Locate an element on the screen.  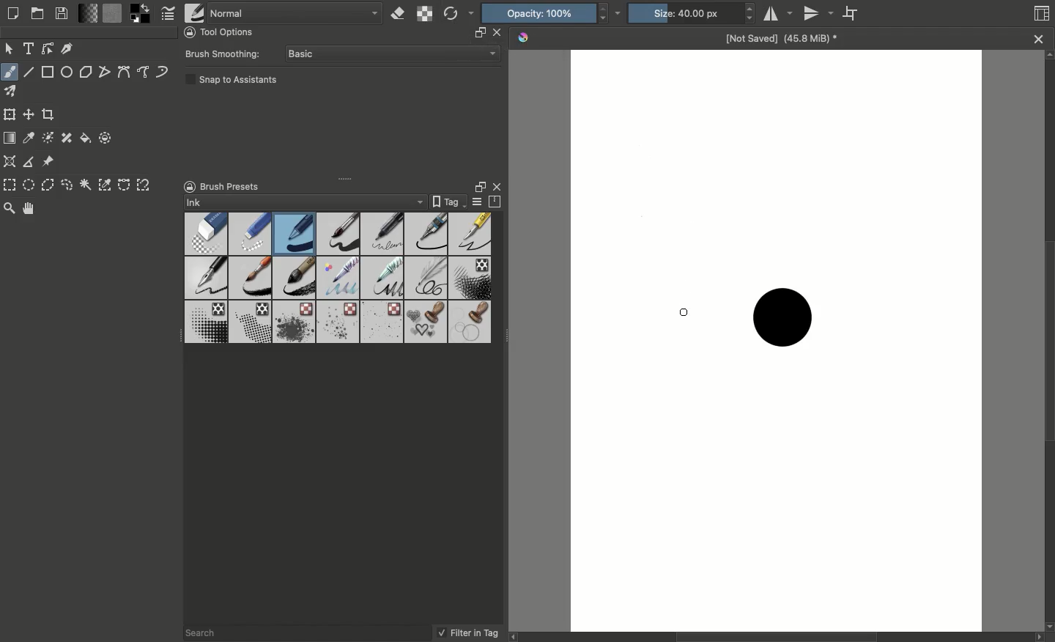
Float docker is located at coordinates (478, 186).